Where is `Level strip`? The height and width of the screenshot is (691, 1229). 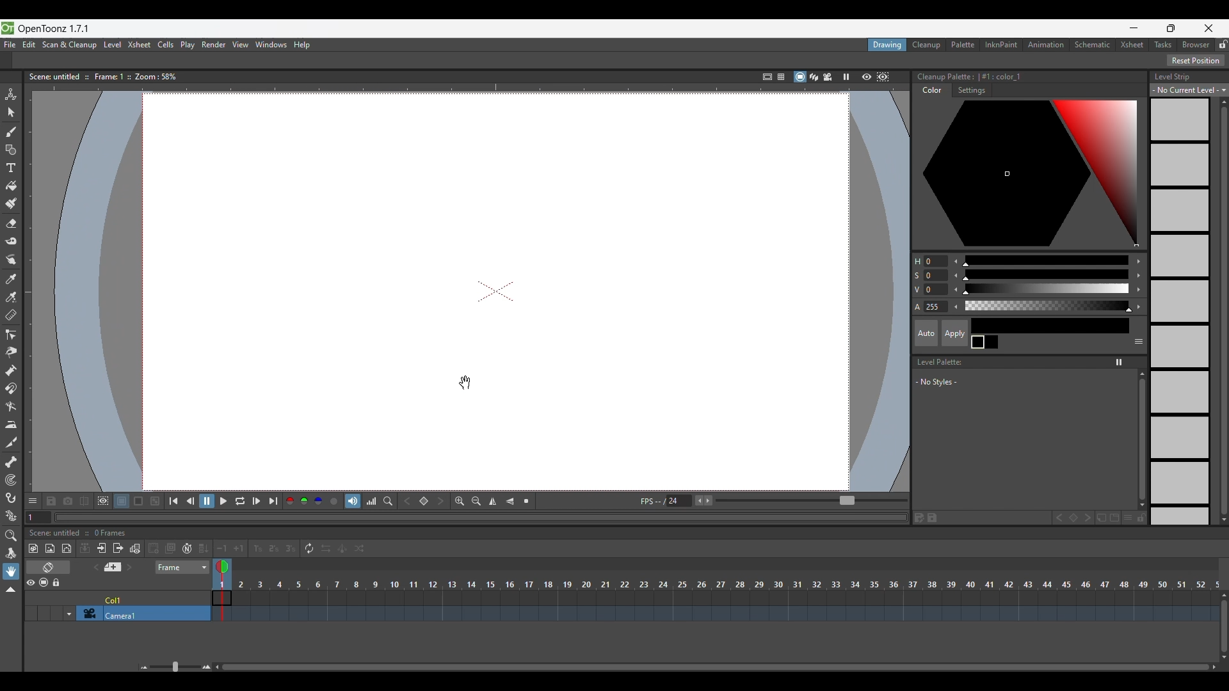 Level strip is located at coordinates (1182, 312).